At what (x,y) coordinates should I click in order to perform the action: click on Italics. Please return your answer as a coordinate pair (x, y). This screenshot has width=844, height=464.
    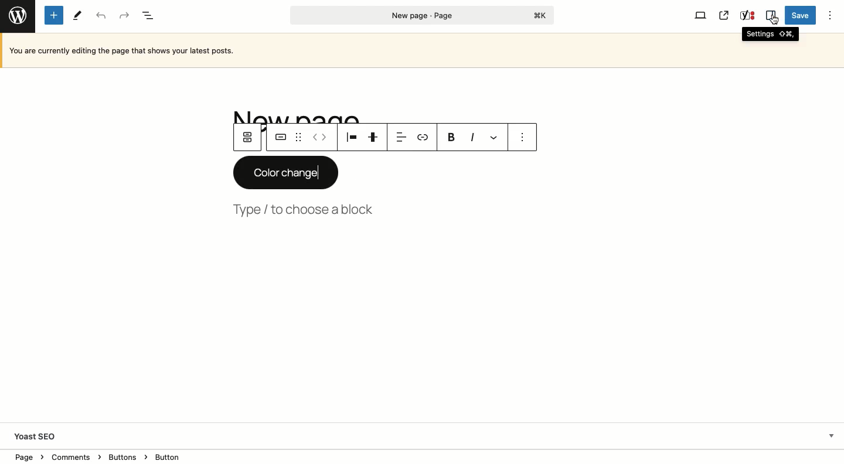
    Looking at the image, I should click on (472, 137).